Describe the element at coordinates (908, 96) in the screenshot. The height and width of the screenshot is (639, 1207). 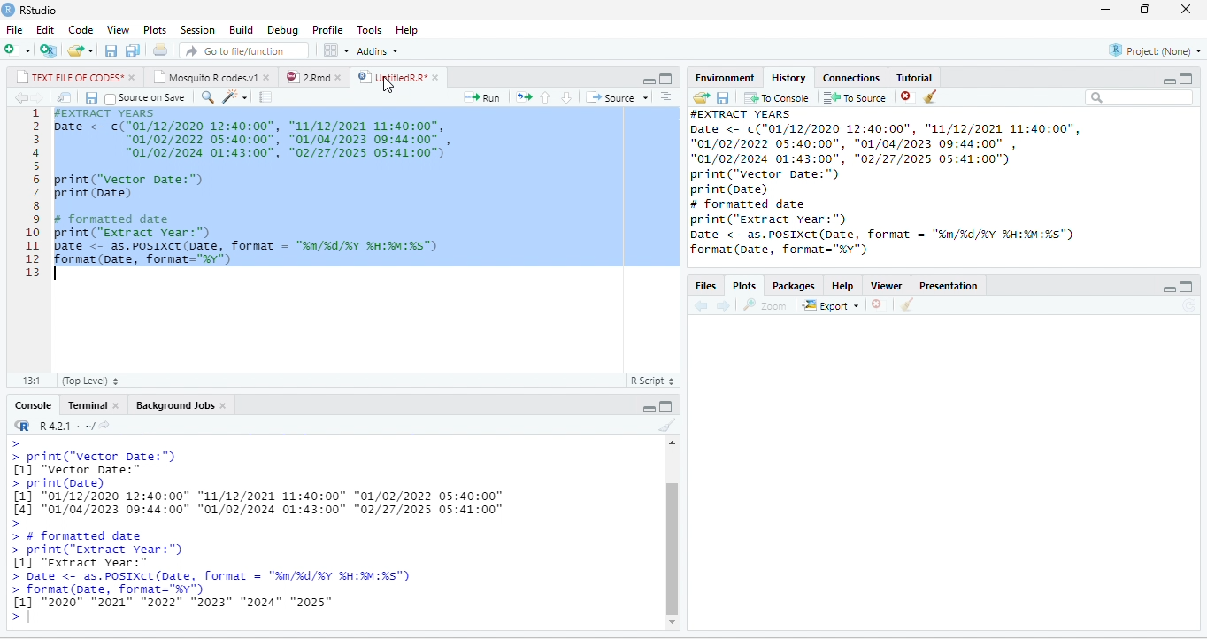
I see `close file` at that location.